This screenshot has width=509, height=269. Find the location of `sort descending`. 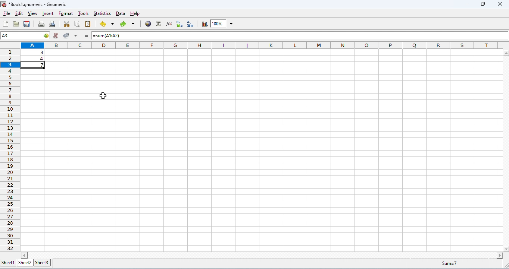

sort descending is located at coordinates (190, 25).